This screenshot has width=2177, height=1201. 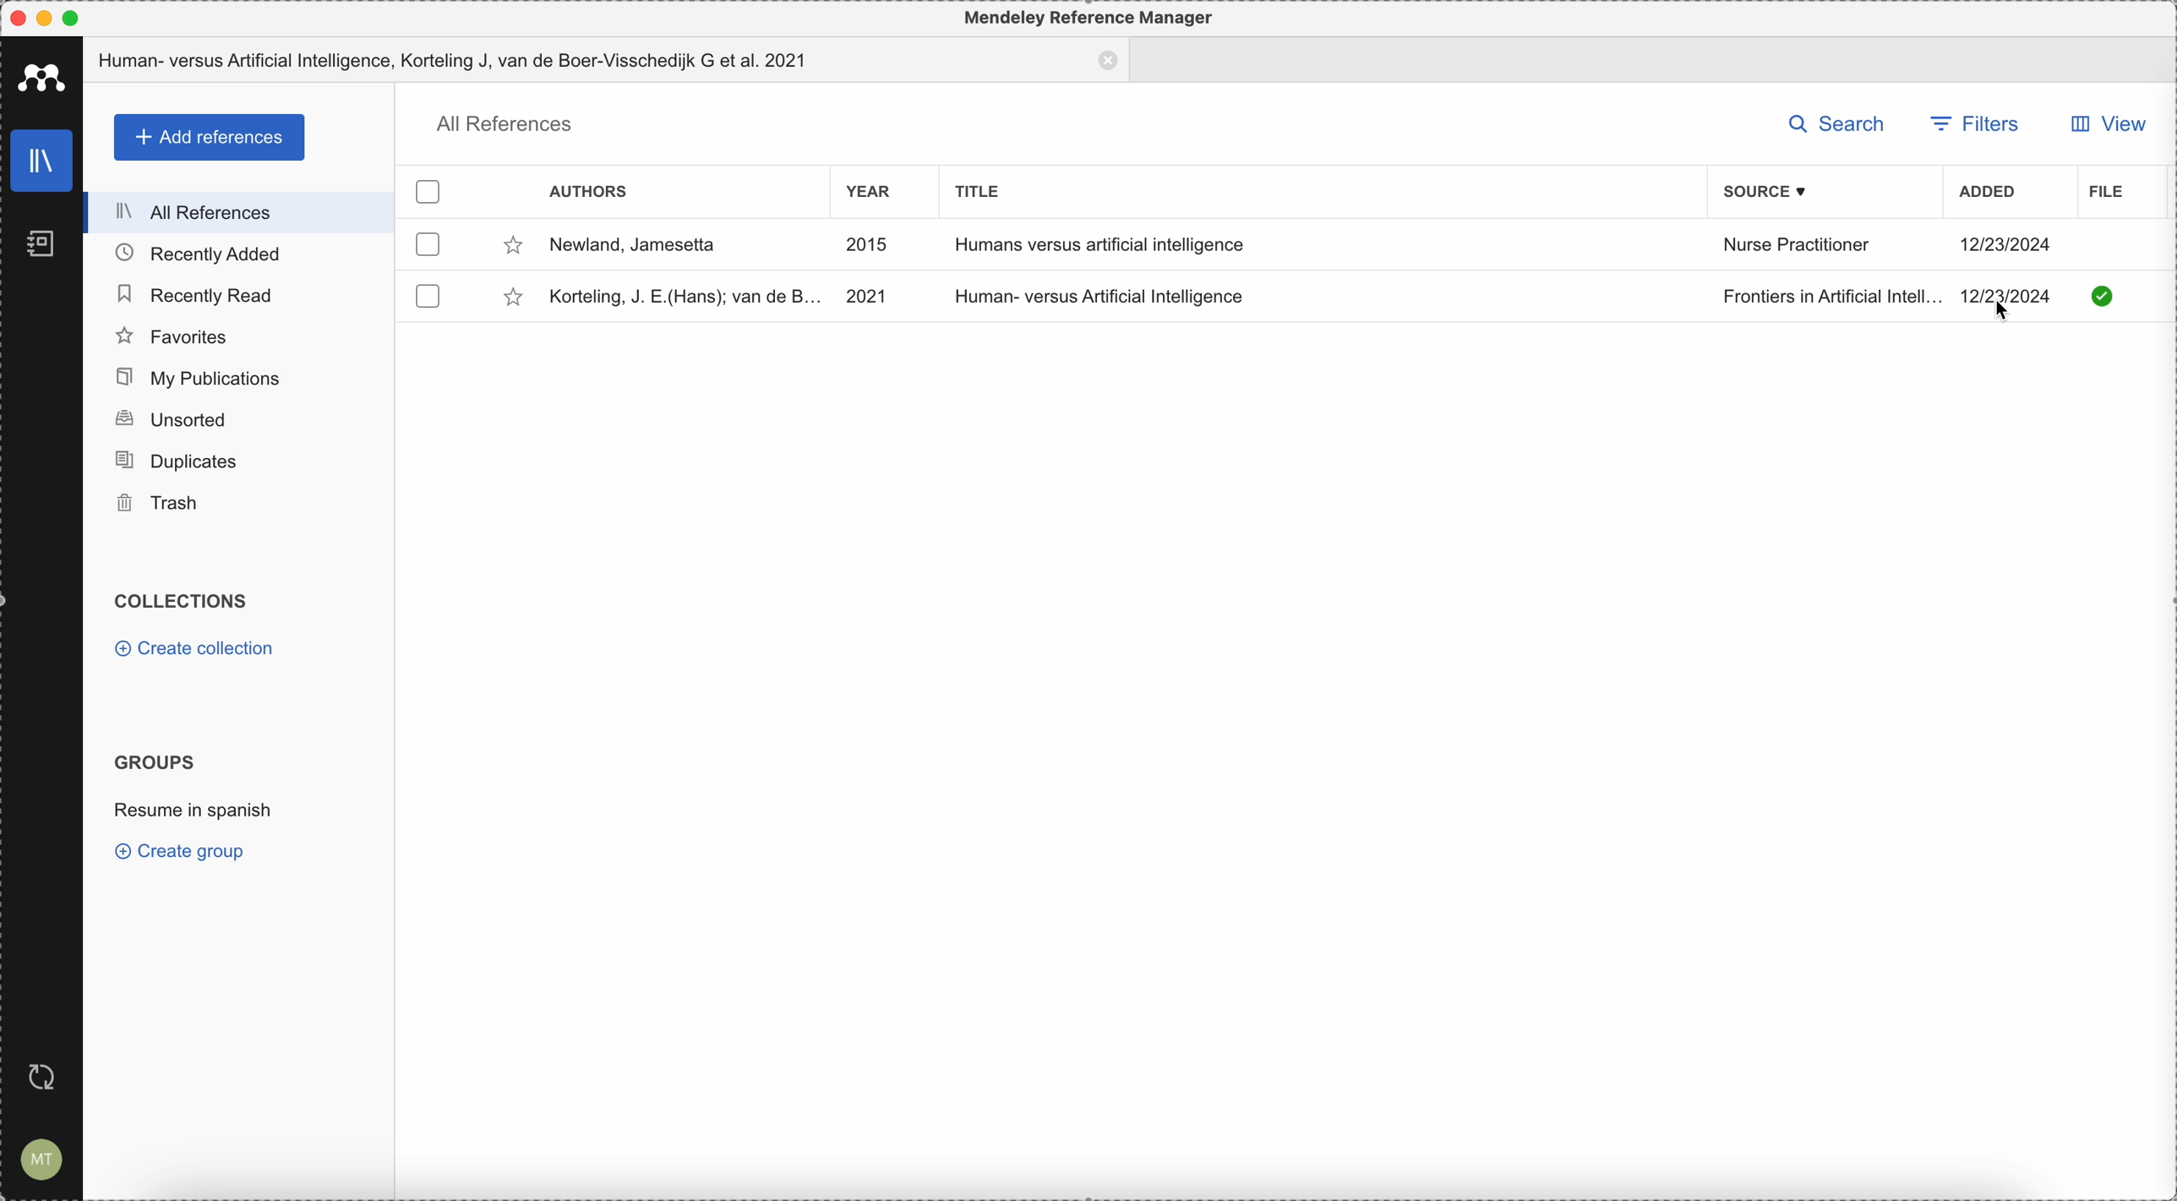 I want to click on groups, so click(x=155, y=762).